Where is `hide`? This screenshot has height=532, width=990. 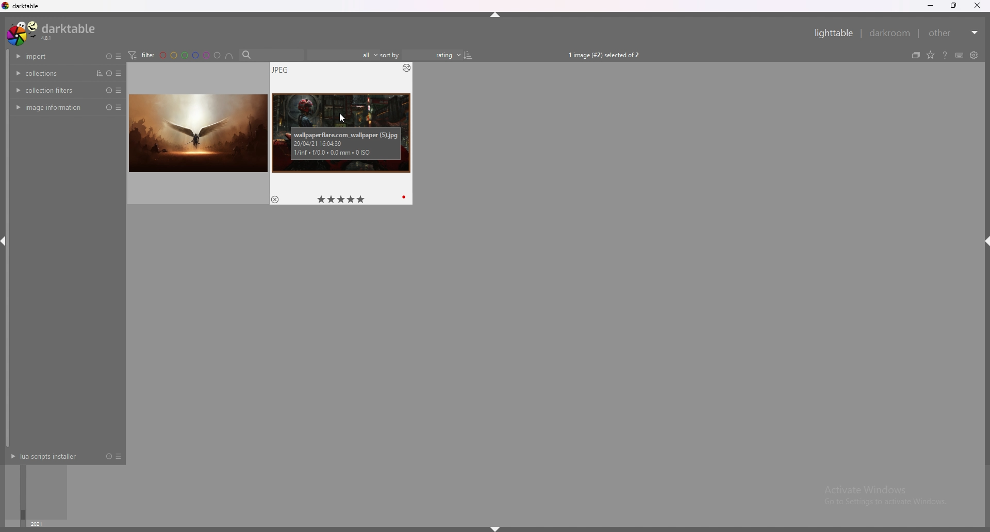
hide is located at coordinates (496, 528).